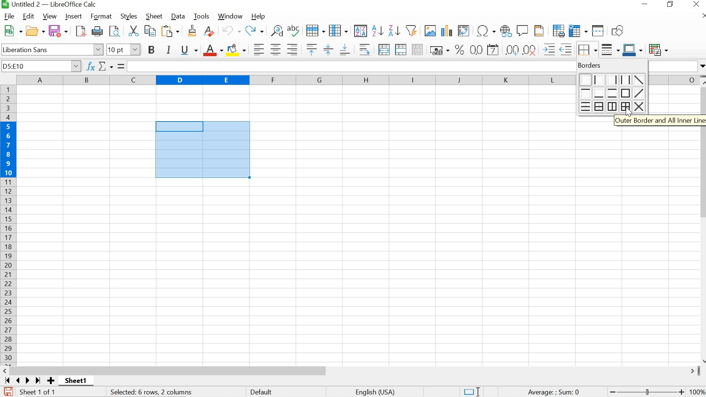 The height and width of the screenshot is (397, 706). What do you see at coordinates (169, 50) in the screenshot?
I see `ITALIC` at bounding box center [169, 50].